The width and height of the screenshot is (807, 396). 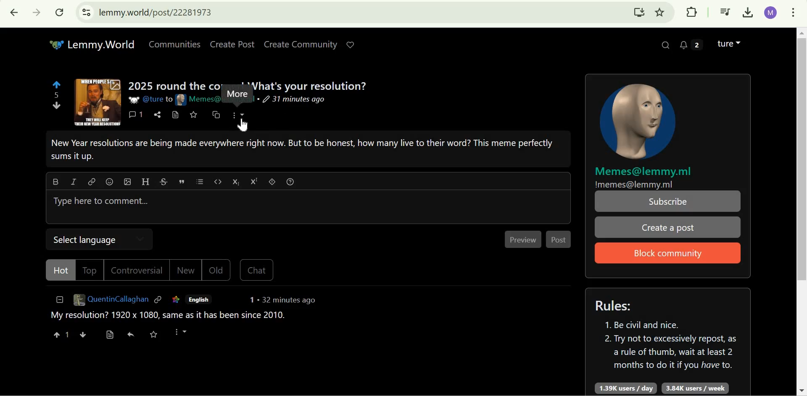 I want to click on Top, so click(x=91, y=270).